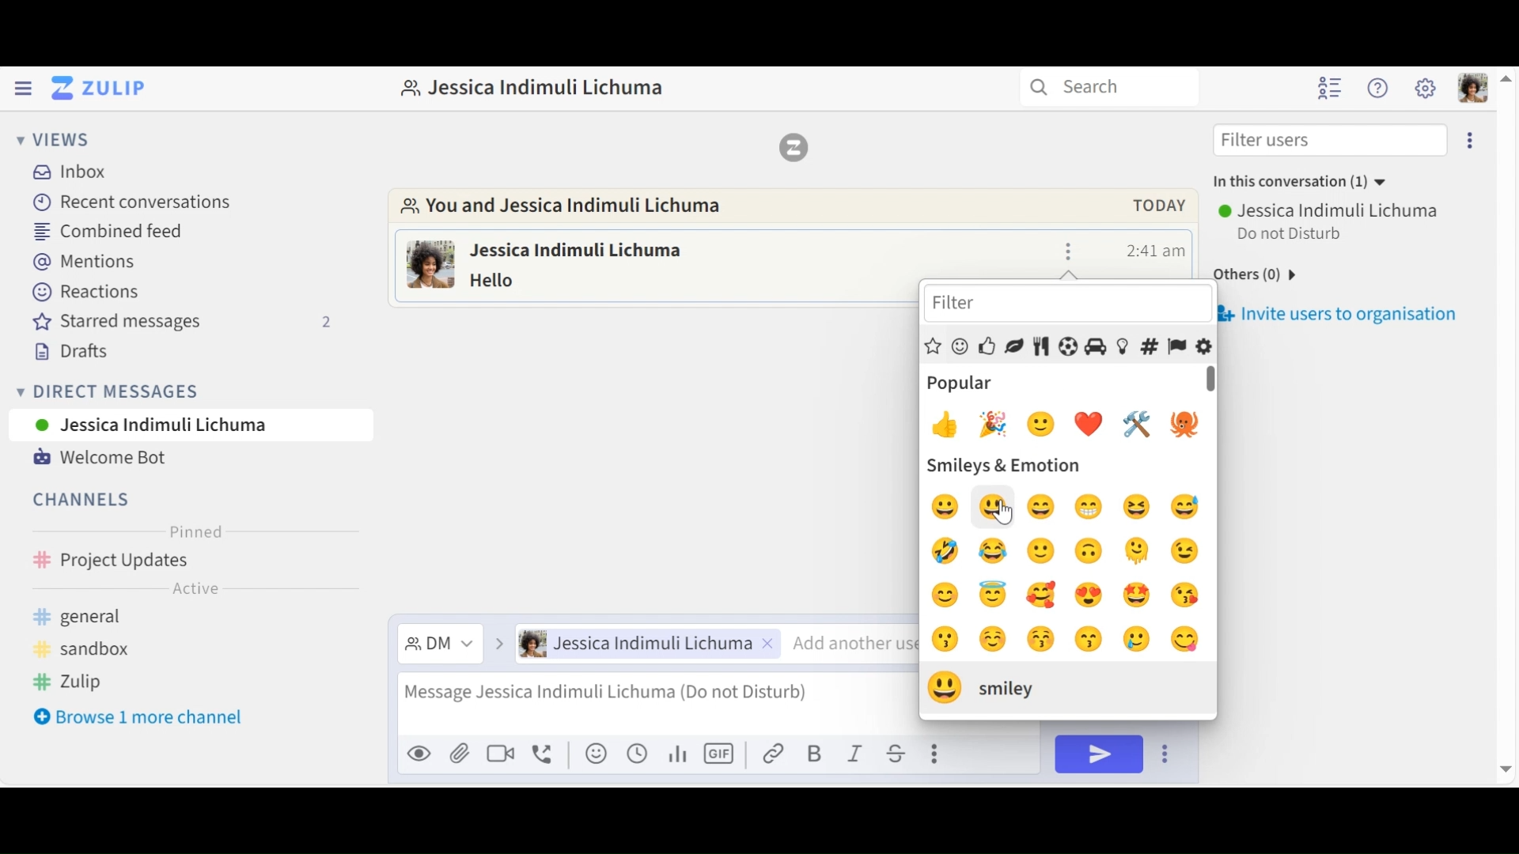 Image resolution: width=1519 pixels, height=854 pixels. I want to click on angel smile, so click(992, 594).